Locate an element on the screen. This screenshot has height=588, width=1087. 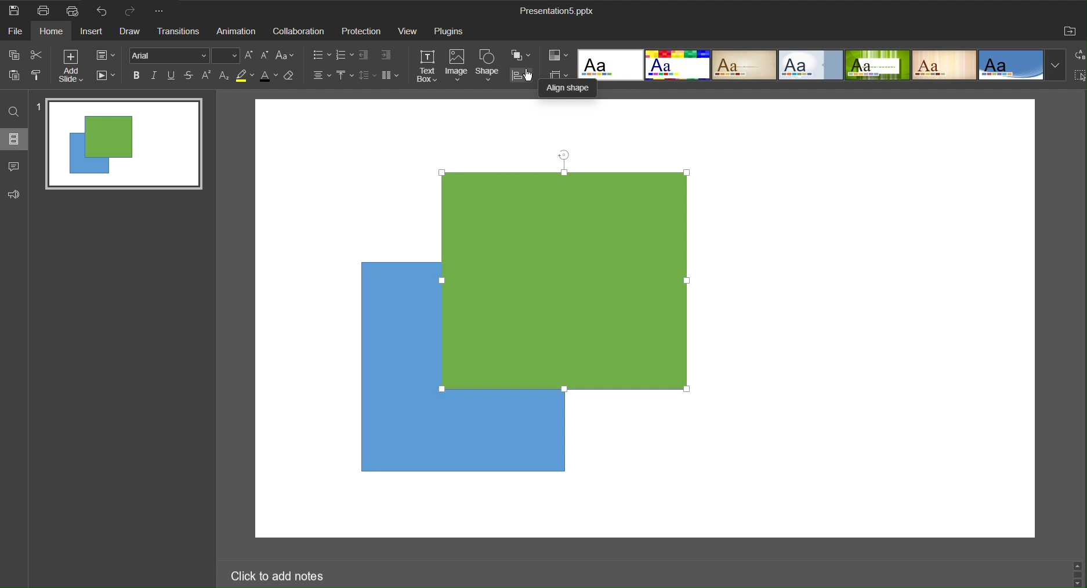
Arrange is located at coordinates (522, 55).